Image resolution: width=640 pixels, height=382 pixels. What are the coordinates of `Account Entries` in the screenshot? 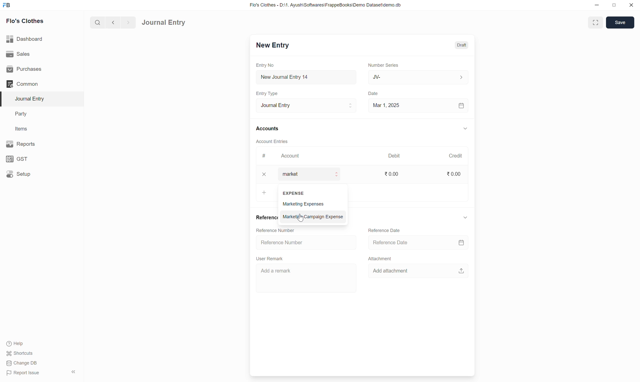 It's located at (272, 141).